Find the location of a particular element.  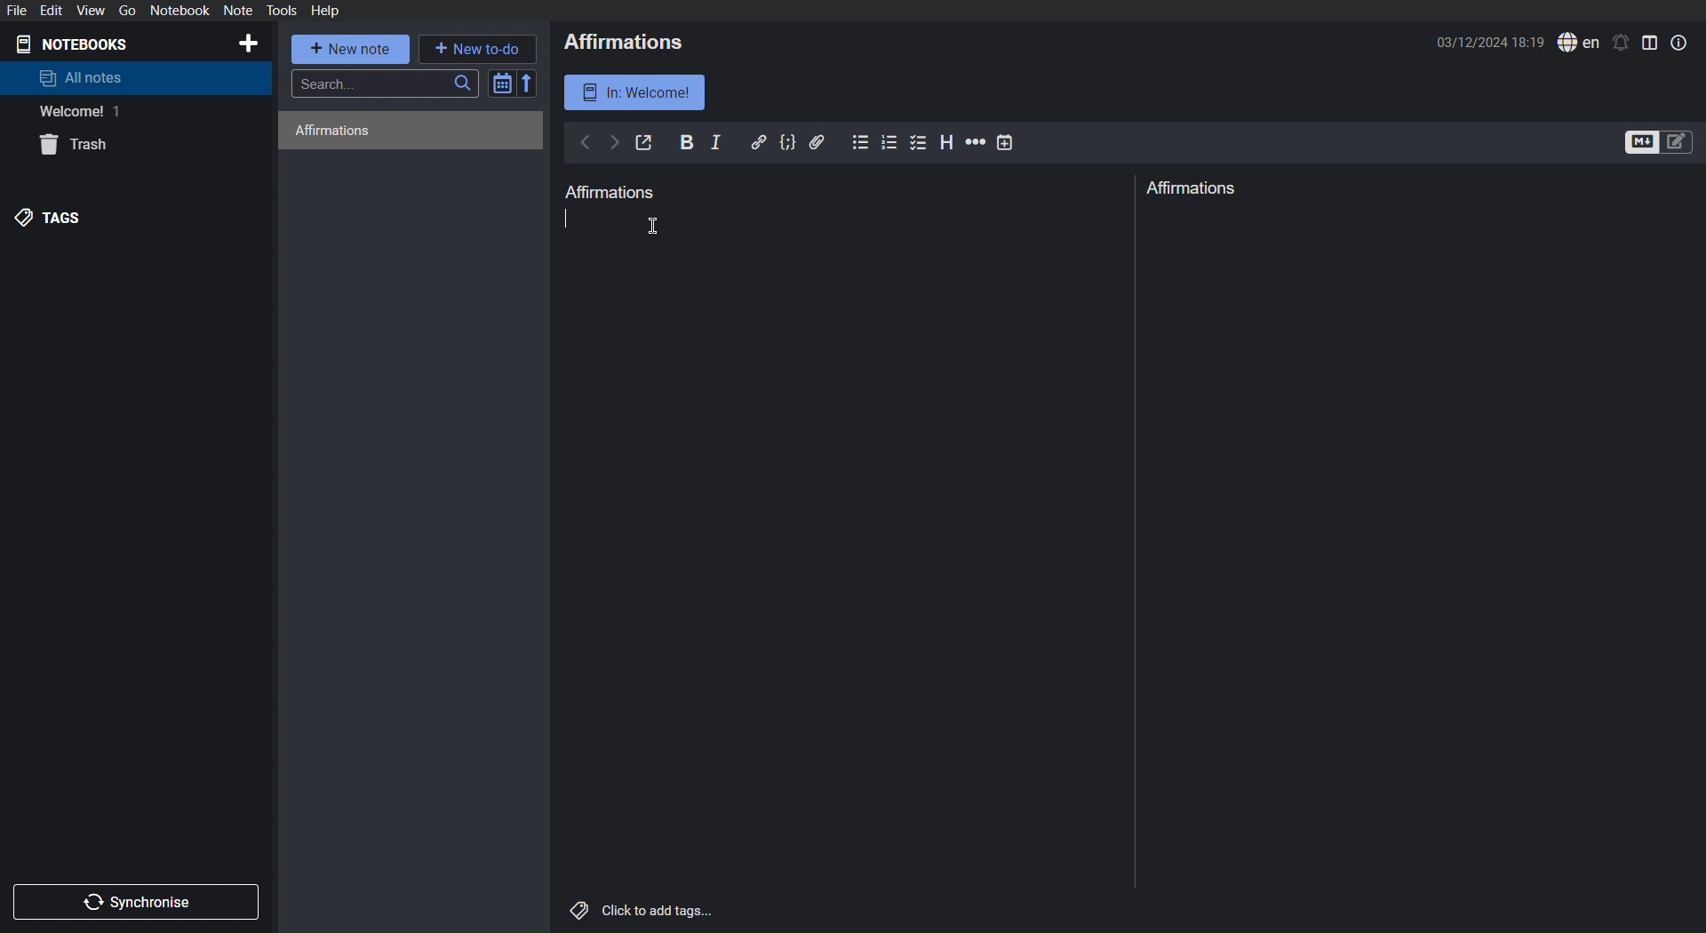

Notebook is located at coordinates (179, 11).